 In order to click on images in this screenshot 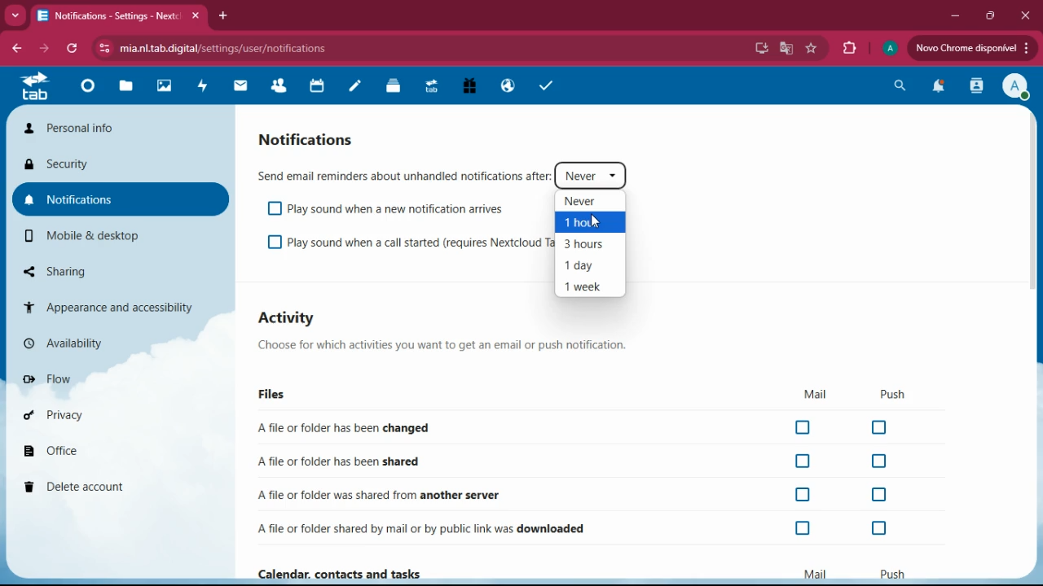, I will do `click(164, 87)`.